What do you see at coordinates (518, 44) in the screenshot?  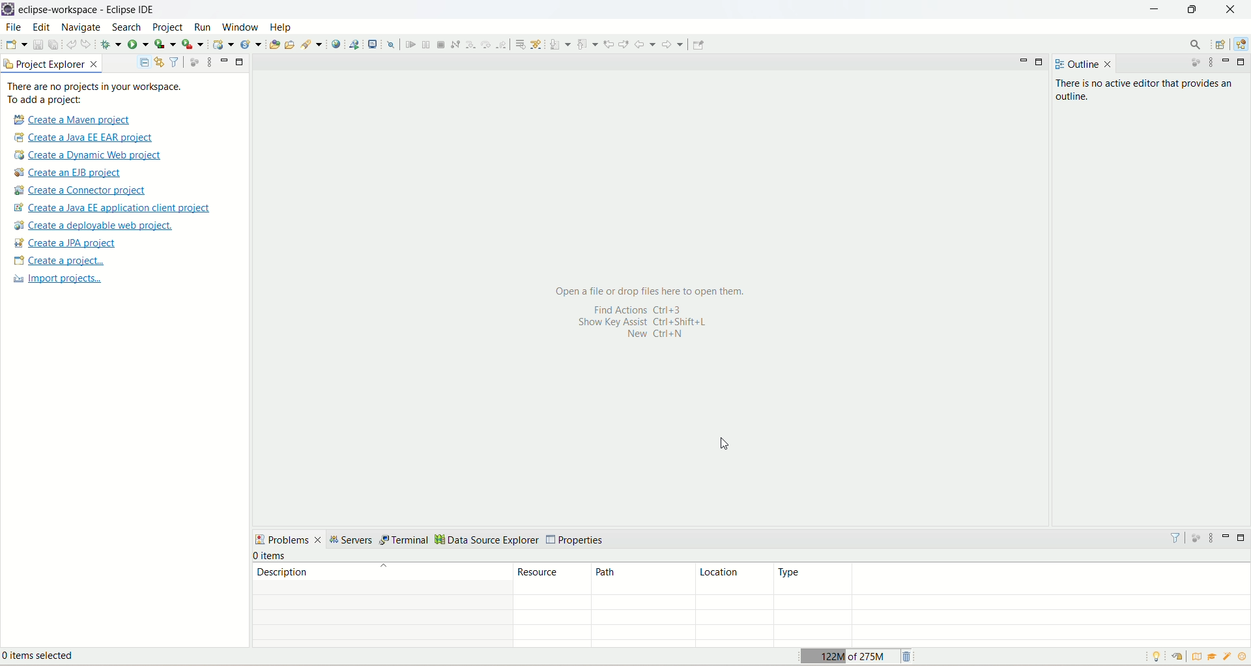 I see `drop to frames` at bounding box center [518, 44].